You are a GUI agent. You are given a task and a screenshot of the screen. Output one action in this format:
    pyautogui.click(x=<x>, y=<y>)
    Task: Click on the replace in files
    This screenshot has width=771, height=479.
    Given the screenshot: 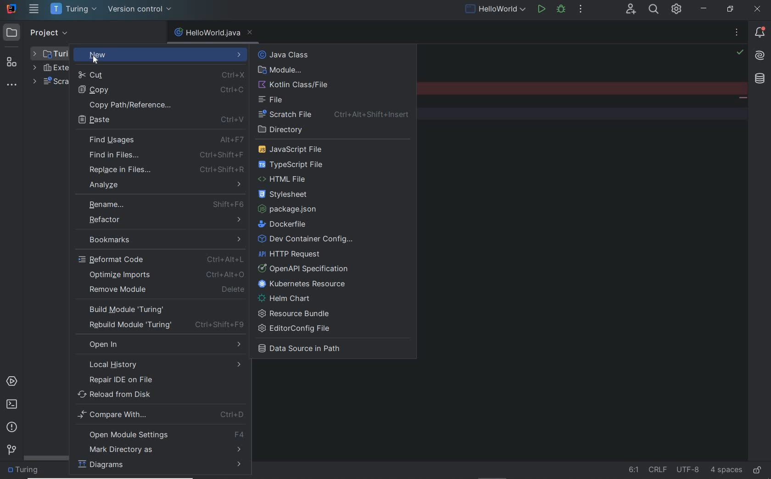 What is the action you would take?
    pyautogui.click(x=165, y=170)
    